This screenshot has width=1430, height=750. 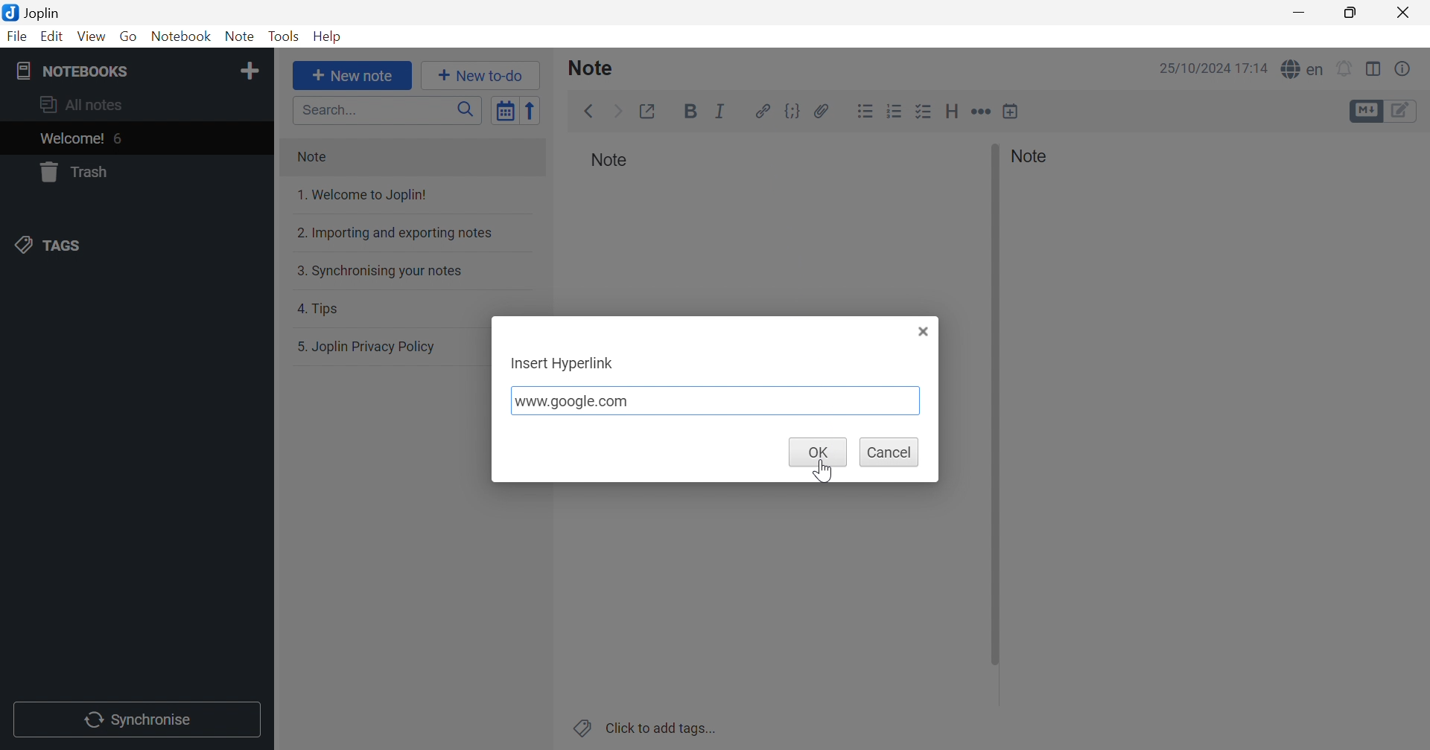 What do you see at coordinates (353, 76) in the screenshot?
I see `+ New note` at bounding box center [353, 76].